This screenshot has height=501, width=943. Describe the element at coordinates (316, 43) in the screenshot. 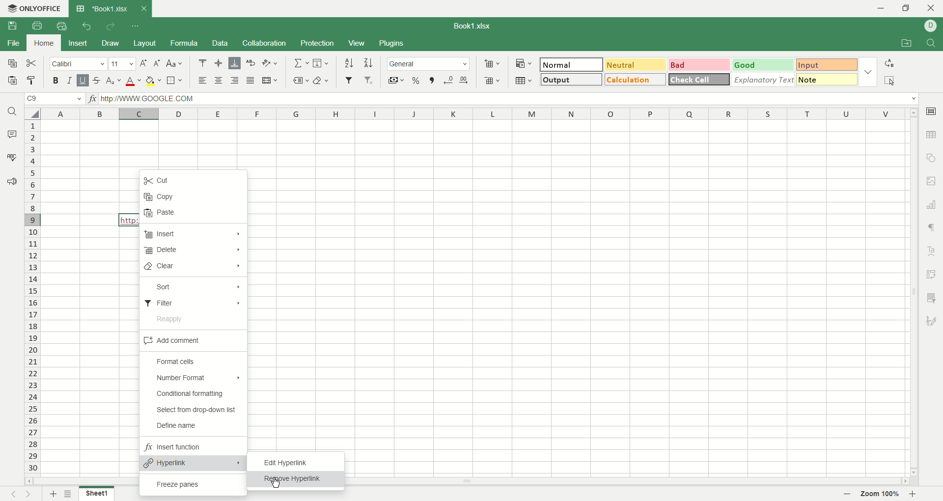

I see `protection` at that location.